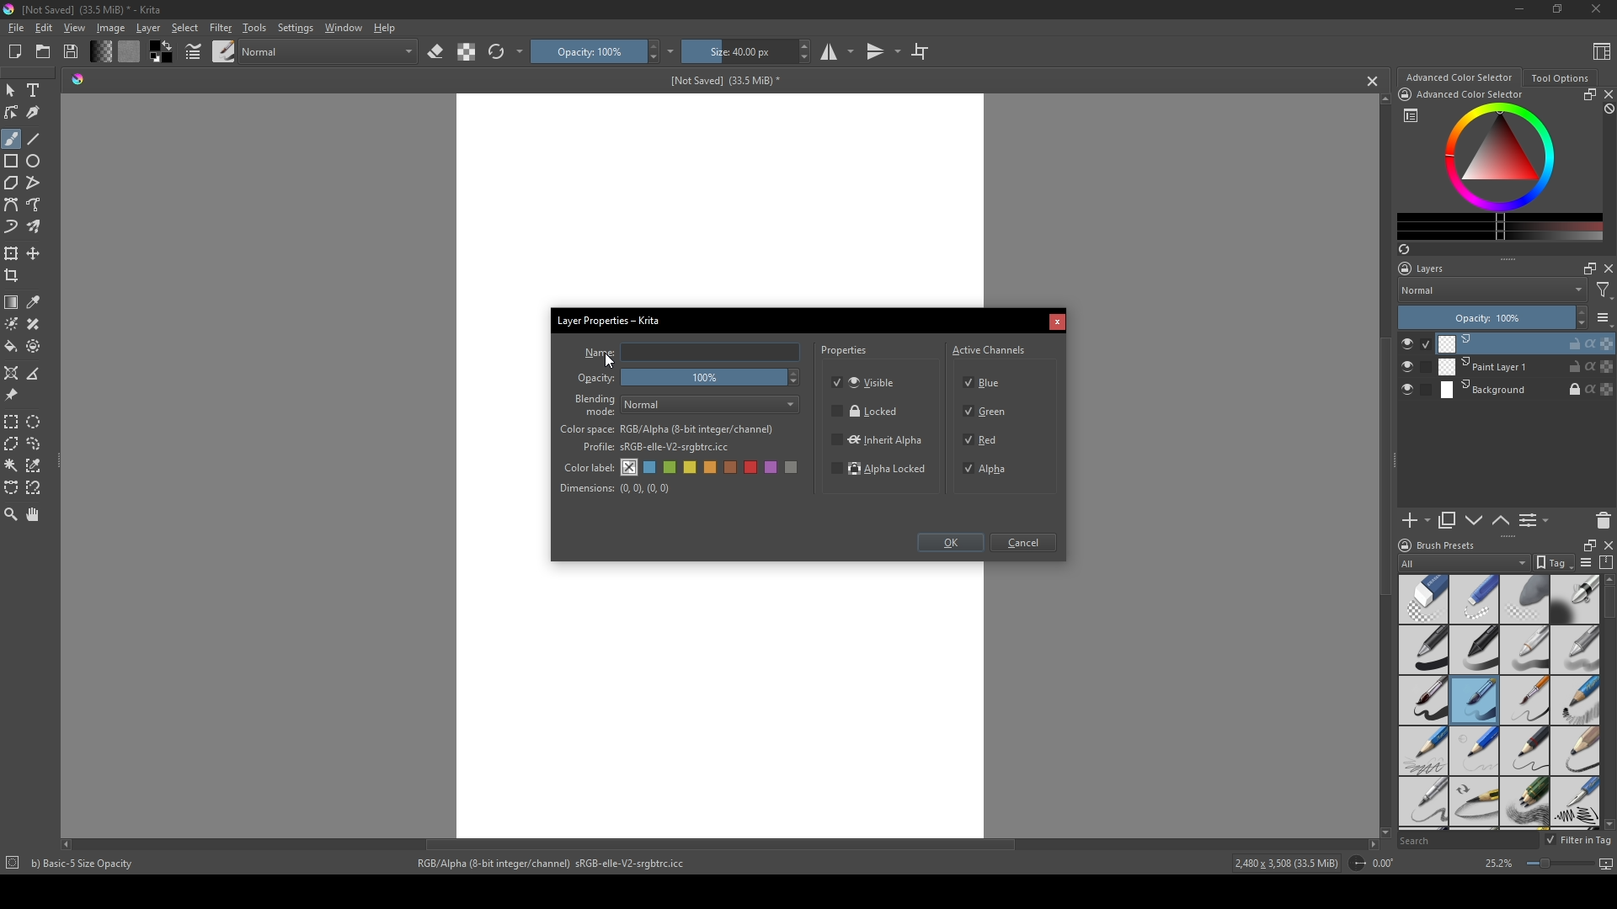 Image resolution: width=1617 pixels, height=909 pixels. I want to click on transitions, so click(883, 52).